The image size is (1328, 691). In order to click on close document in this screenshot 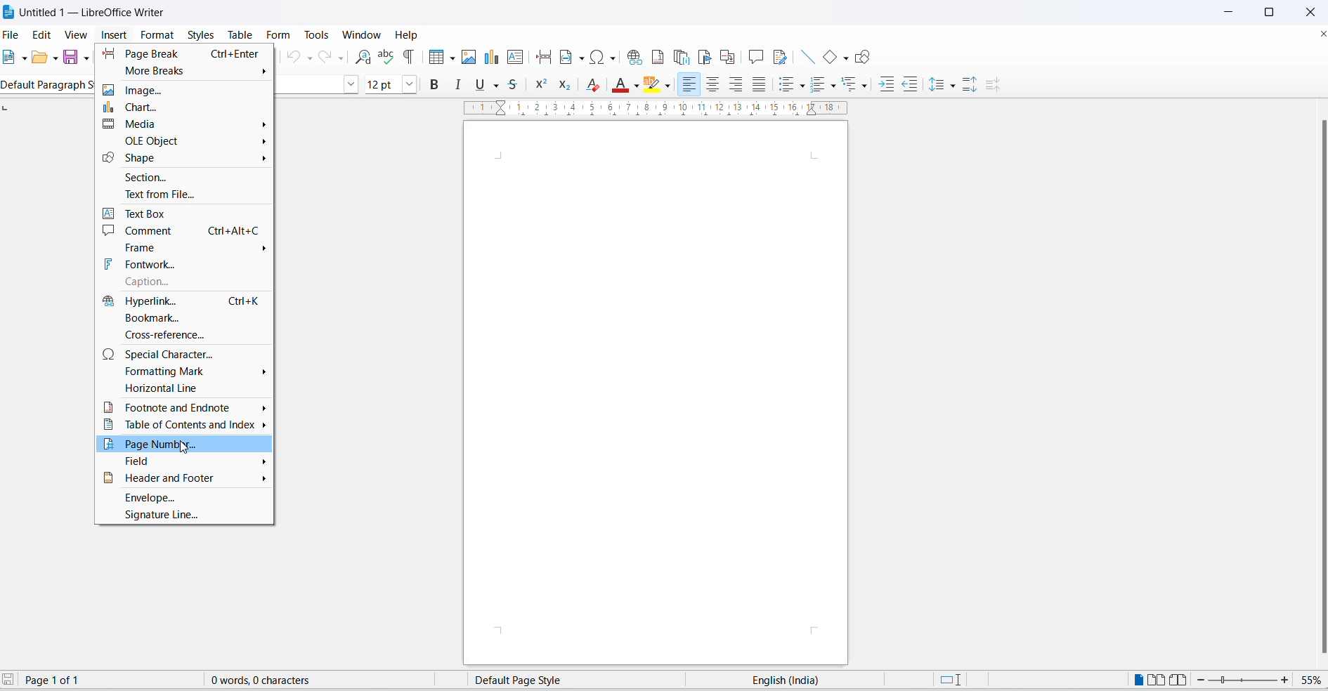, I will do `click(1320, 36)`.